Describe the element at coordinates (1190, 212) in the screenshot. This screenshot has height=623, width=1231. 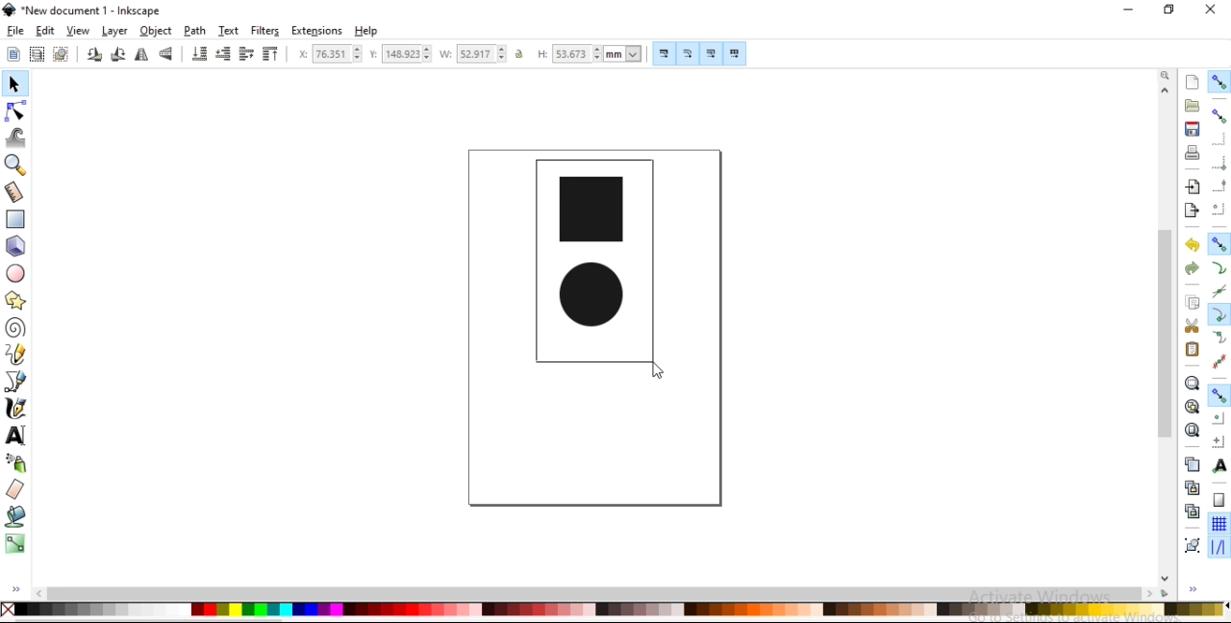
I see `export a document` at that location.